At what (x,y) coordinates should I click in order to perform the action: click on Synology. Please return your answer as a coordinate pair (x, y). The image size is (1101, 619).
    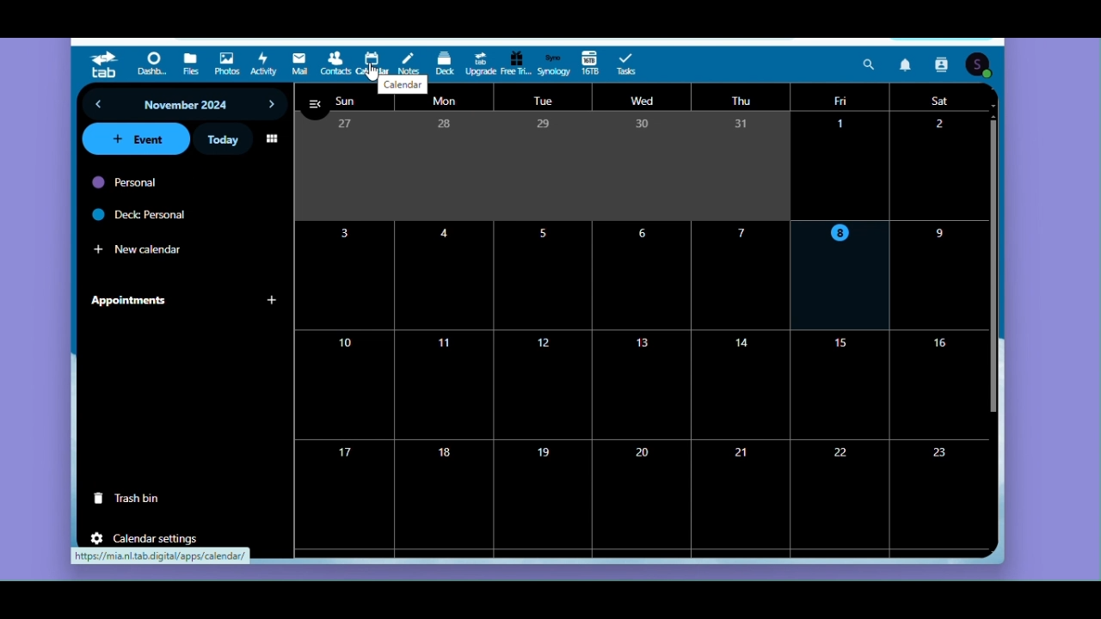
    Looking at the image, I should click on (553, 64).